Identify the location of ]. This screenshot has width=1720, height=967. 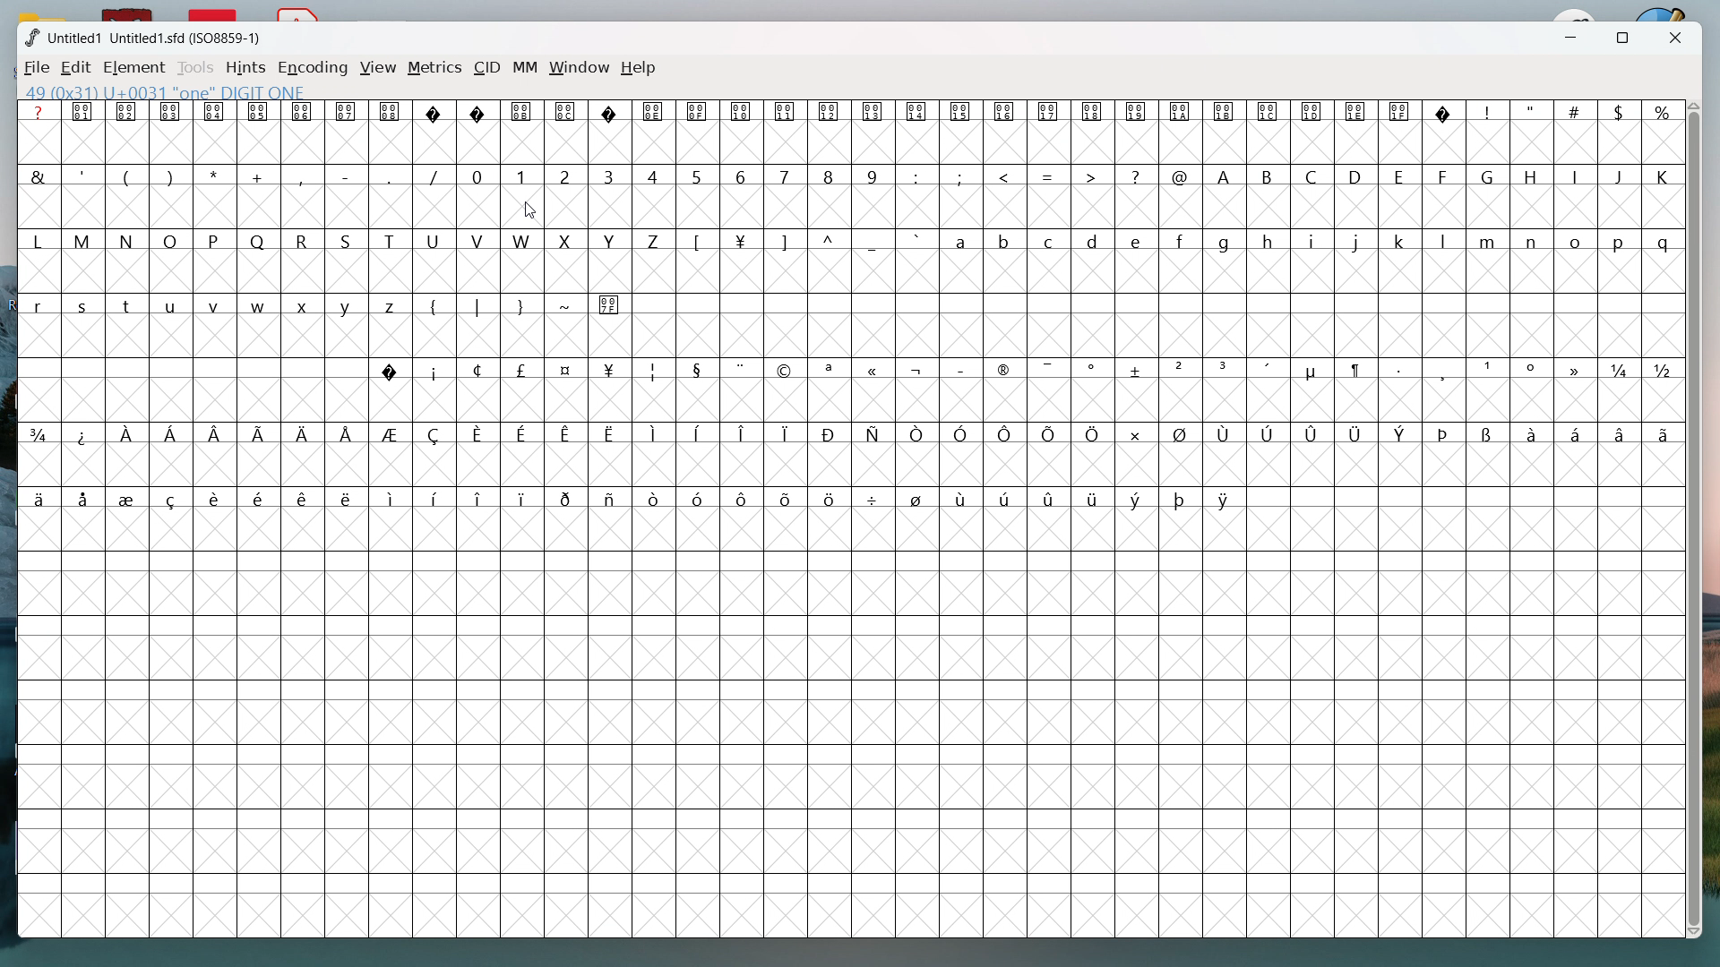
(788, 241).